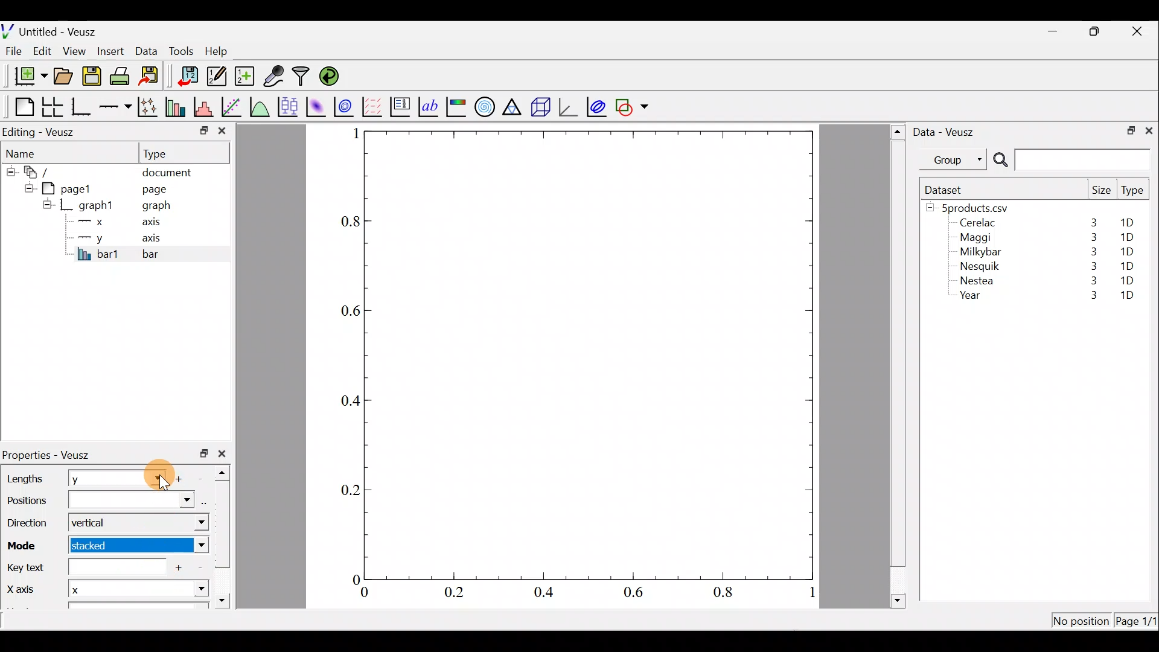  Describe the element at coordinates (289, 106) in the screenshot. I see `Plot box plots` at that location.